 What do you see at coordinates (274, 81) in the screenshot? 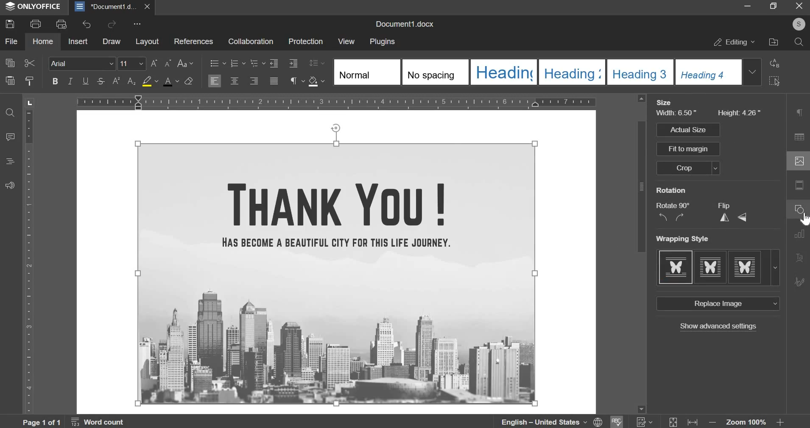
I see `justified` at bounding box center [274, 81].